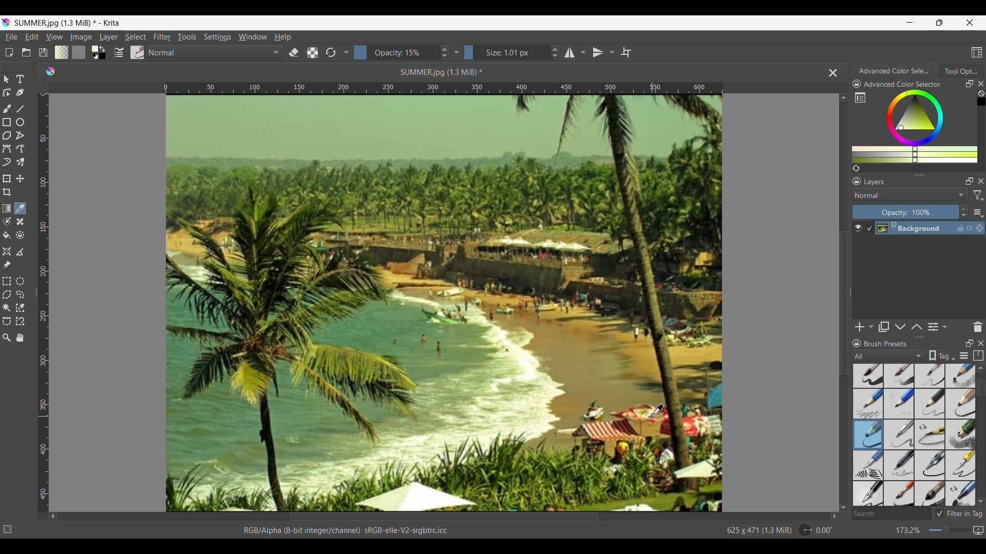  I want to click on Fill gradients, so click(62, 52).